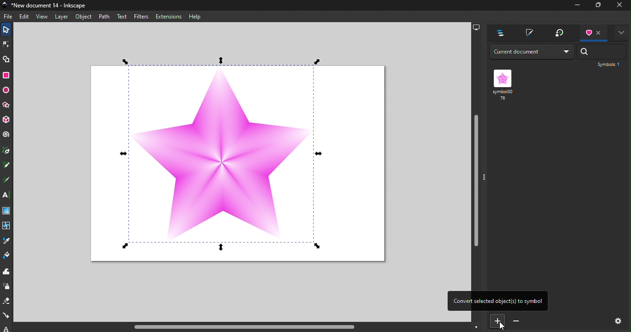 This screenshot has width=631, height=332. What do you see at coordinates (7, 136) in the screenshot?
I see `Spiral tool` at bounding box center [7, 136].